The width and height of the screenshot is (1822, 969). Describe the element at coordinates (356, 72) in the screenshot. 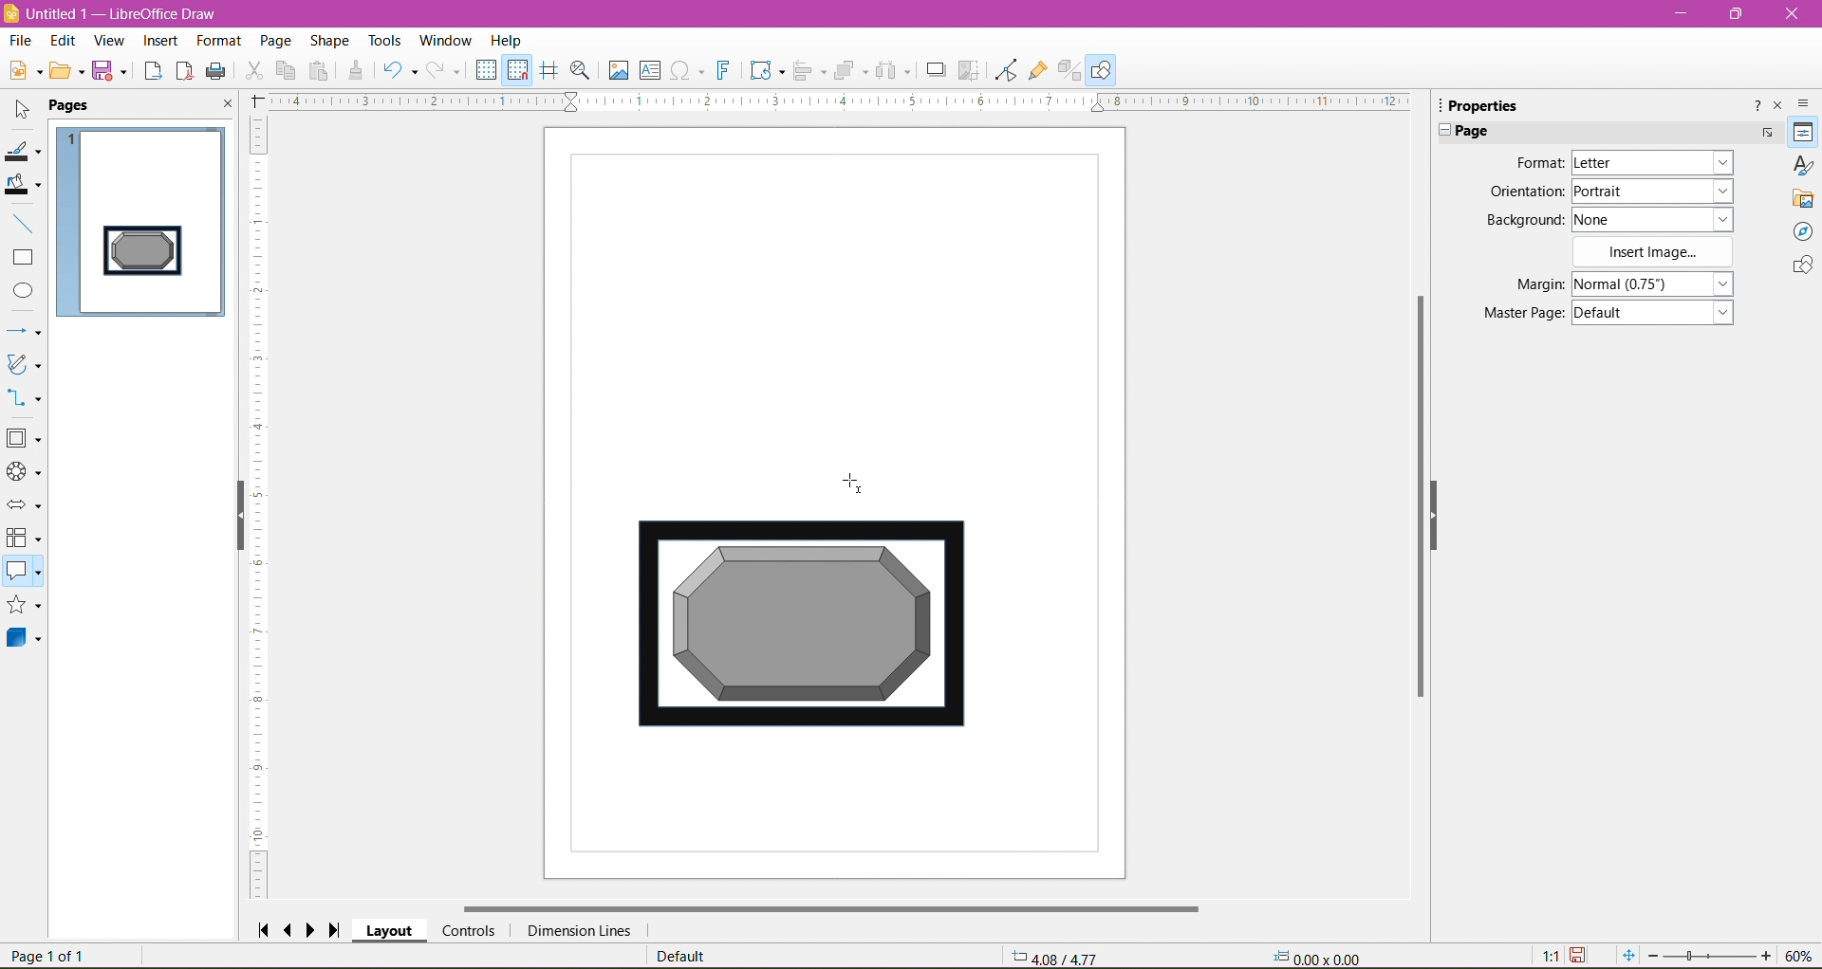

I see `Cone formatting` at that location.